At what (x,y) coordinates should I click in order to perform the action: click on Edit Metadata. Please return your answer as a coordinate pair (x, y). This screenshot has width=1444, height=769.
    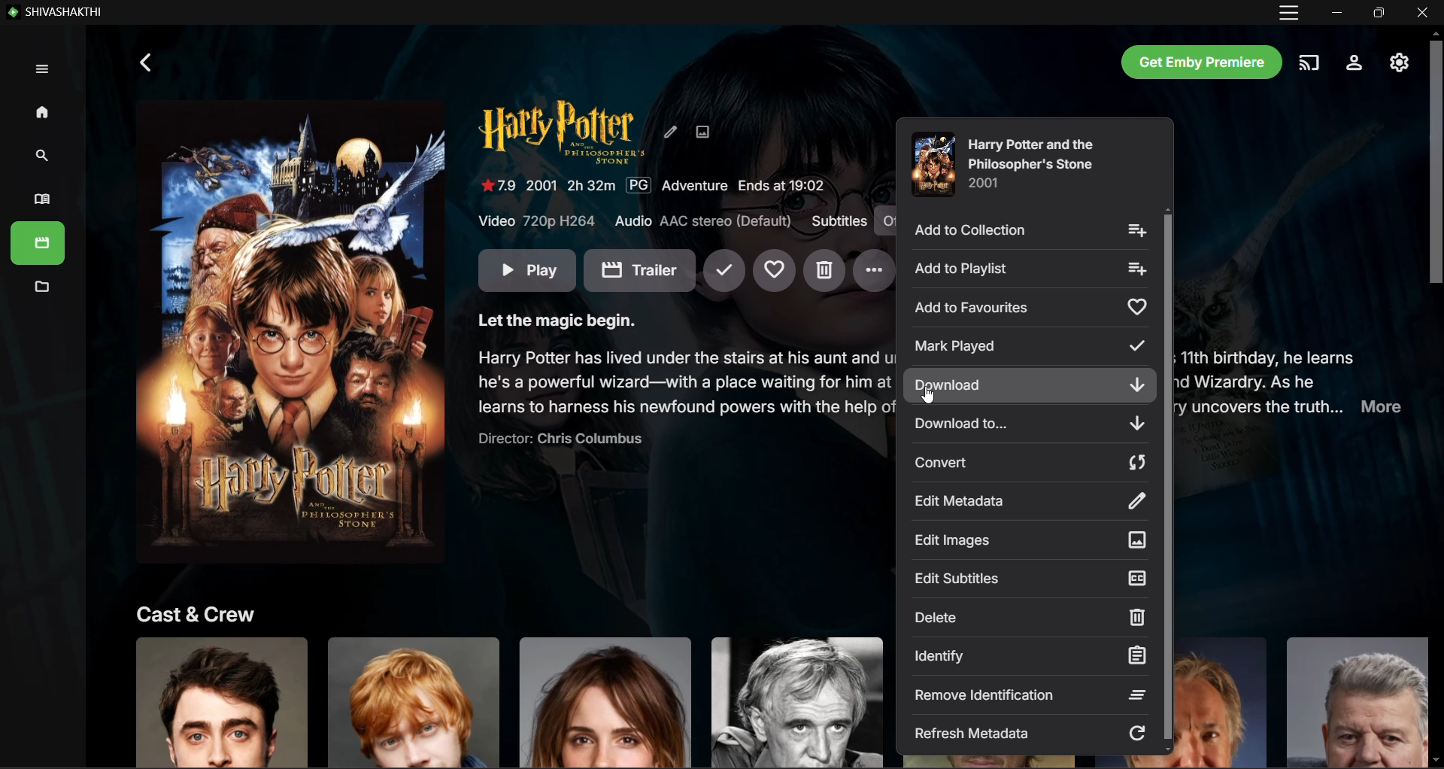
    Looking at the image, I should click on (671, 131).